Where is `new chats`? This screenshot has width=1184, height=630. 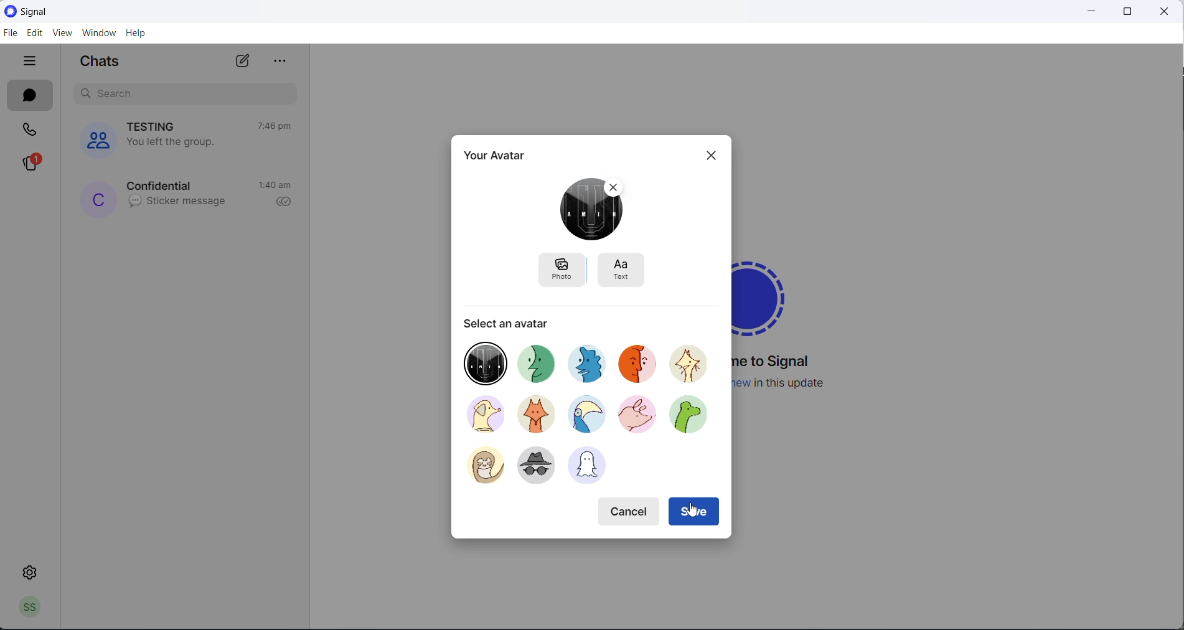 new chats is located at coordinates (246, 60).